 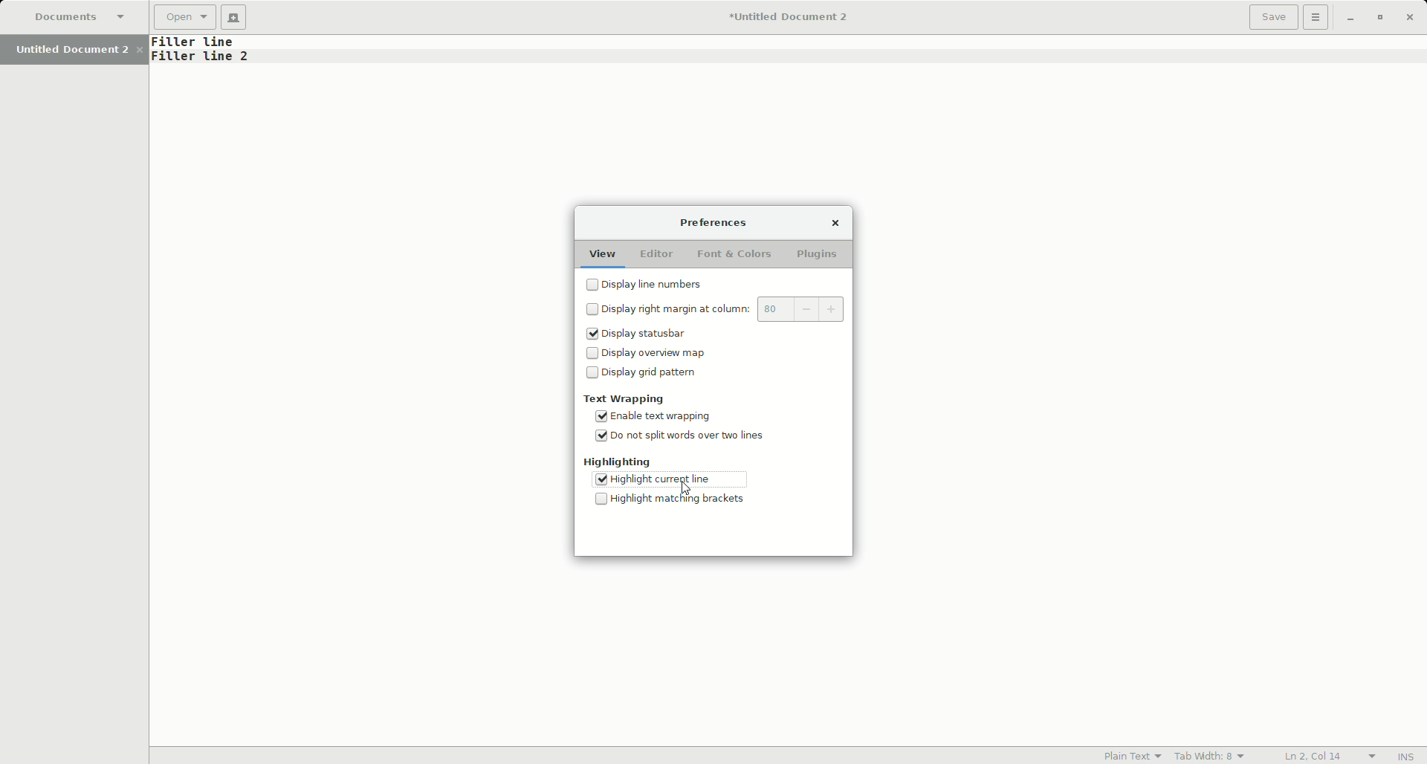 What do you see at coordinates (645, 377) in the screenshot?
I see `Display grid pattern` at bounding box center [645, 377].